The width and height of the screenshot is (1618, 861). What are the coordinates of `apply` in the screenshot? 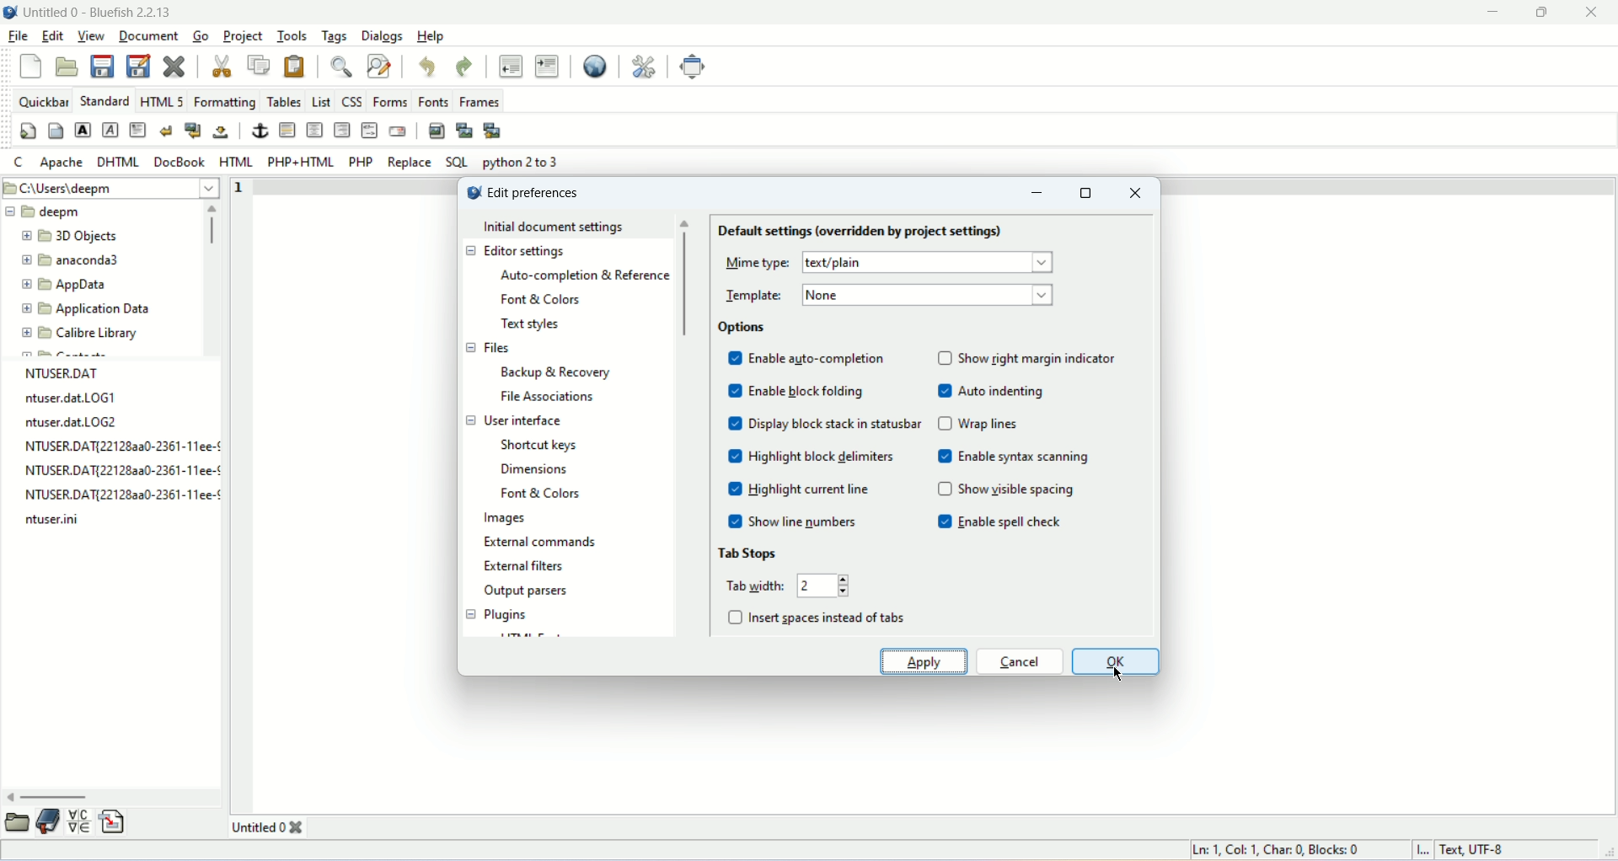 It's located at (924, 663).